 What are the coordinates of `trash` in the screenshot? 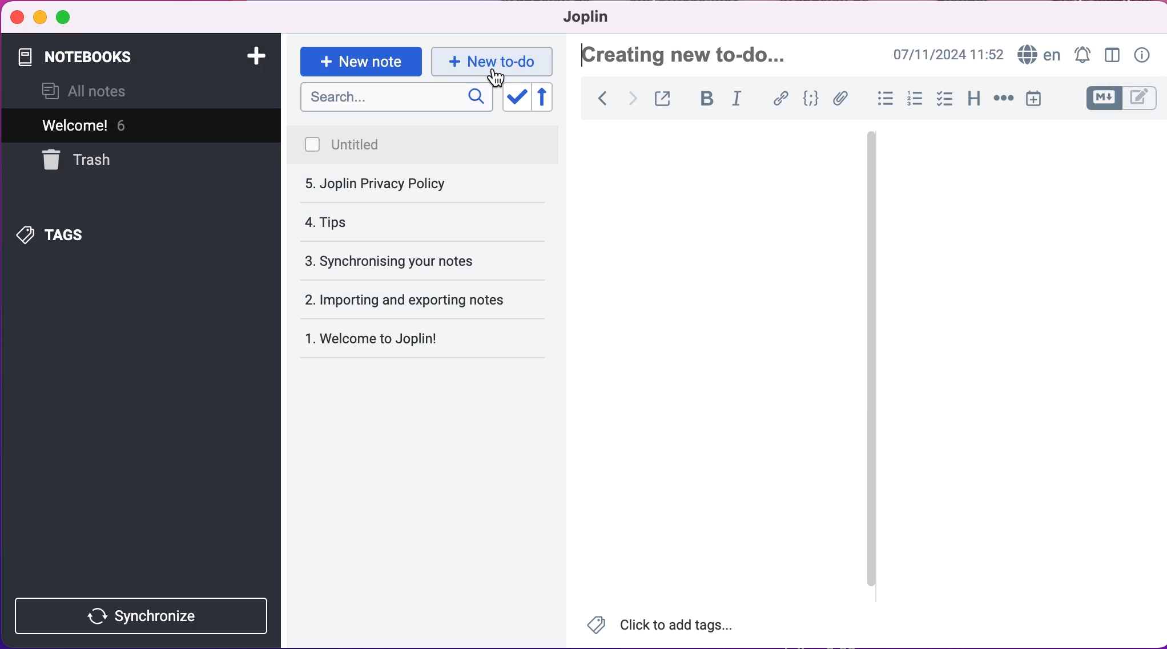 It's located at (105, 160).